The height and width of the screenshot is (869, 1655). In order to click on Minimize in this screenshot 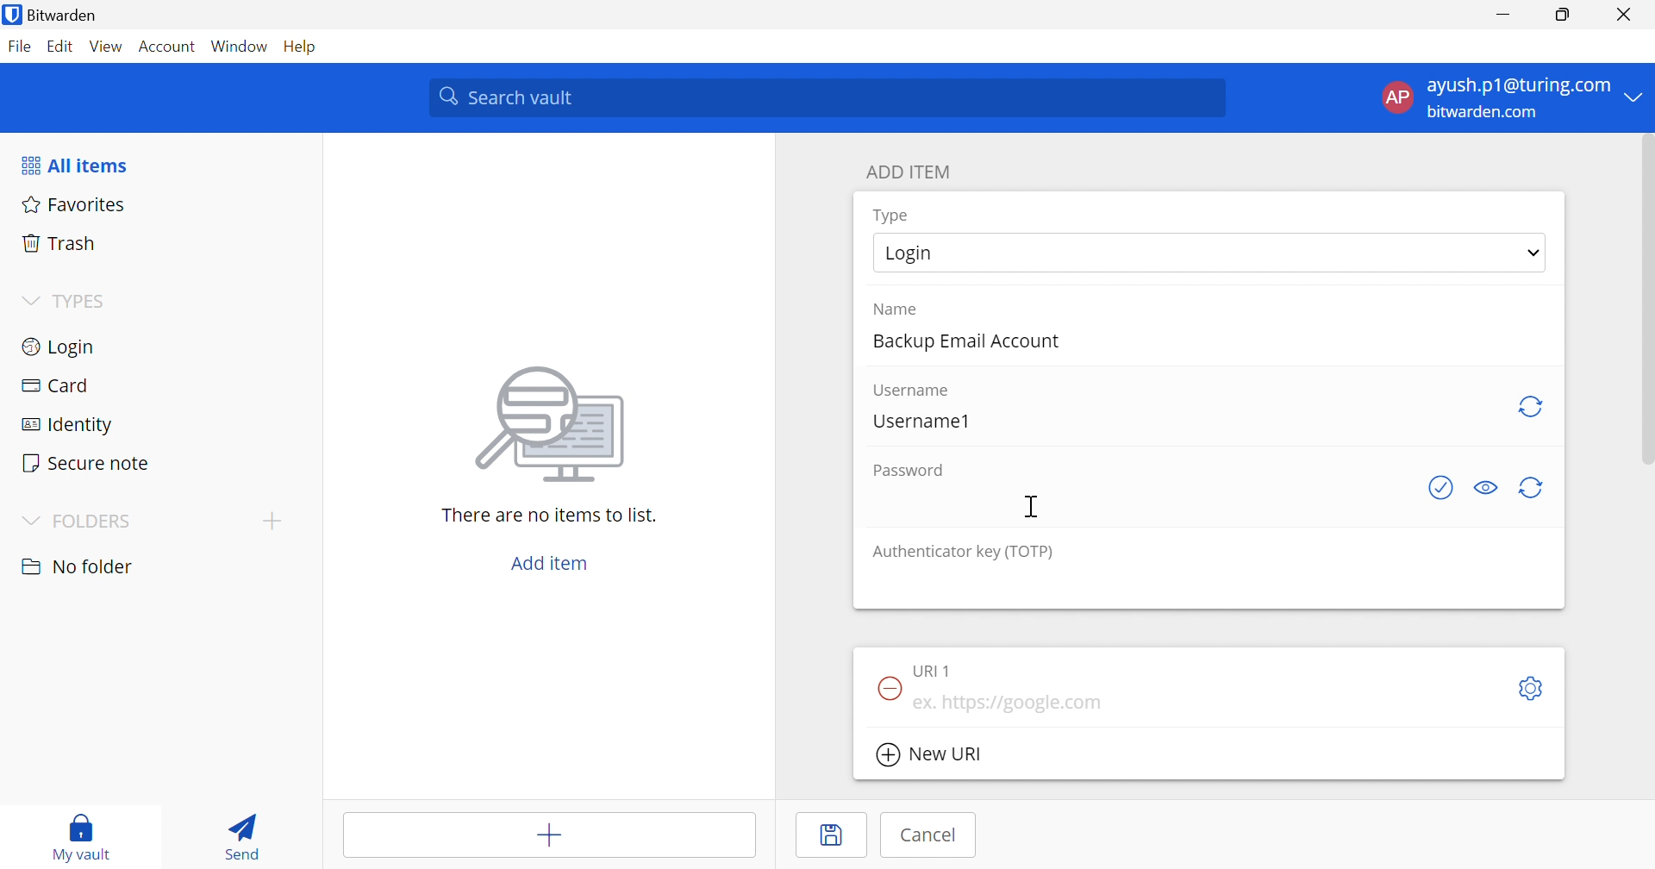, I will do `click(1502, 14)`.